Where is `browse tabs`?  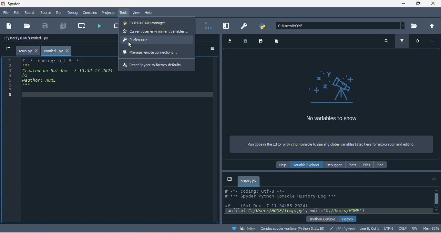
browse tabs is located at coordinates (7, 49).